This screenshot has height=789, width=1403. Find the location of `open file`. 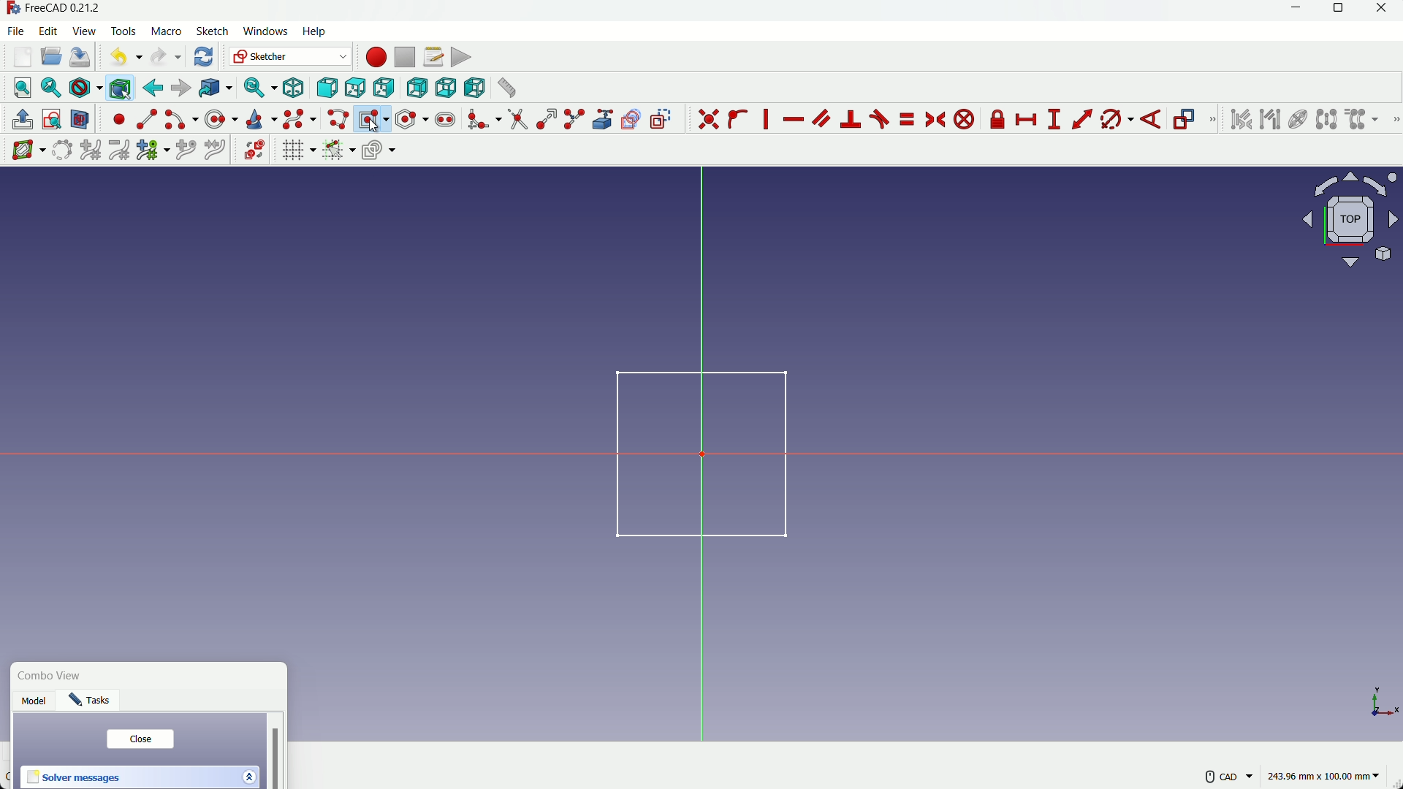

open file is located at coordinates (49, 58).